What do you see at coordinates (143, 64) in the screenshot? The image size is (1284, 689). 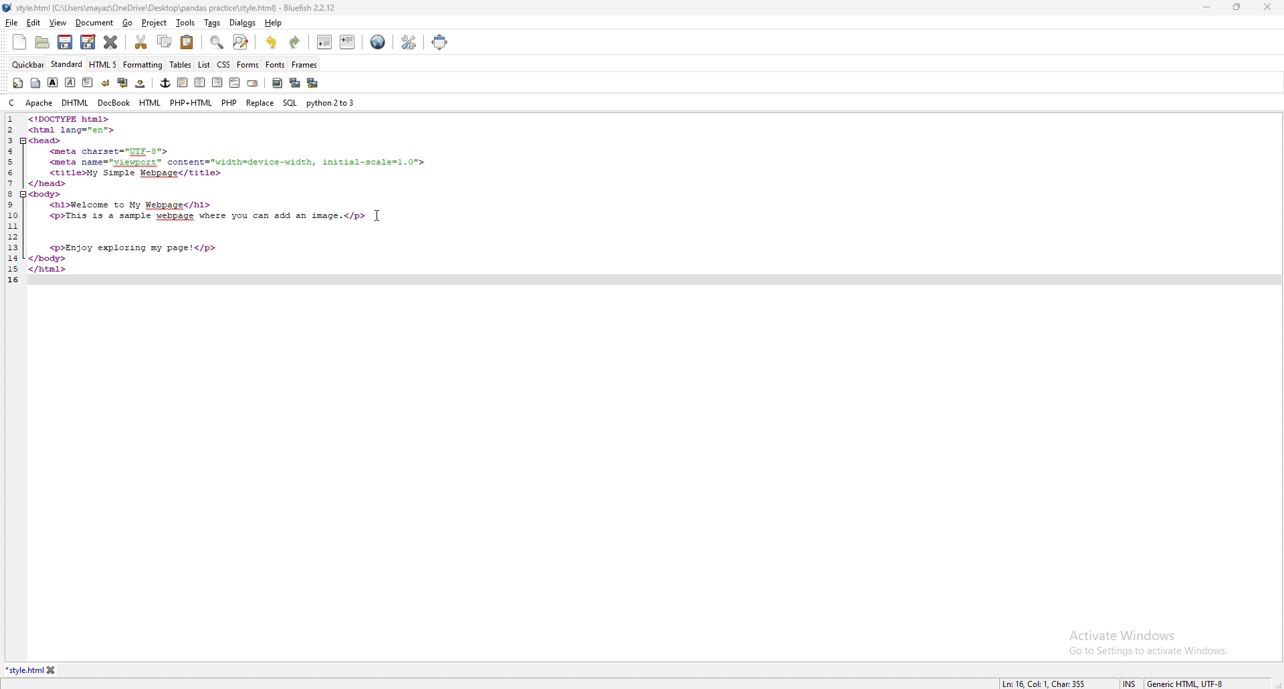 I see `formatting` at bounding box center [143, 64].